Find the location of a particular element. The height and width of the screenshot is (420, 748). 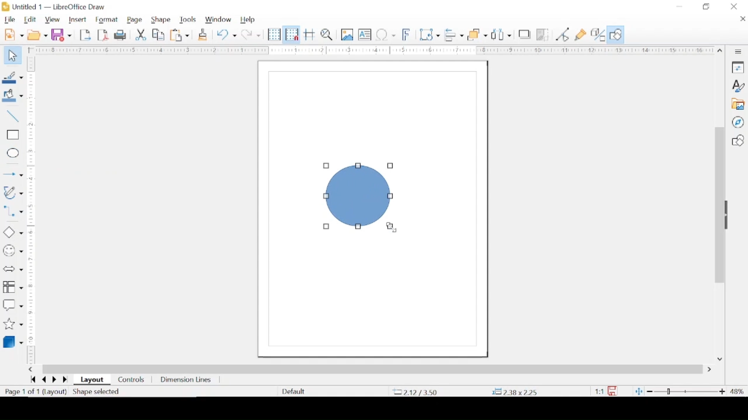

margin is located at coordinates (375, 50).